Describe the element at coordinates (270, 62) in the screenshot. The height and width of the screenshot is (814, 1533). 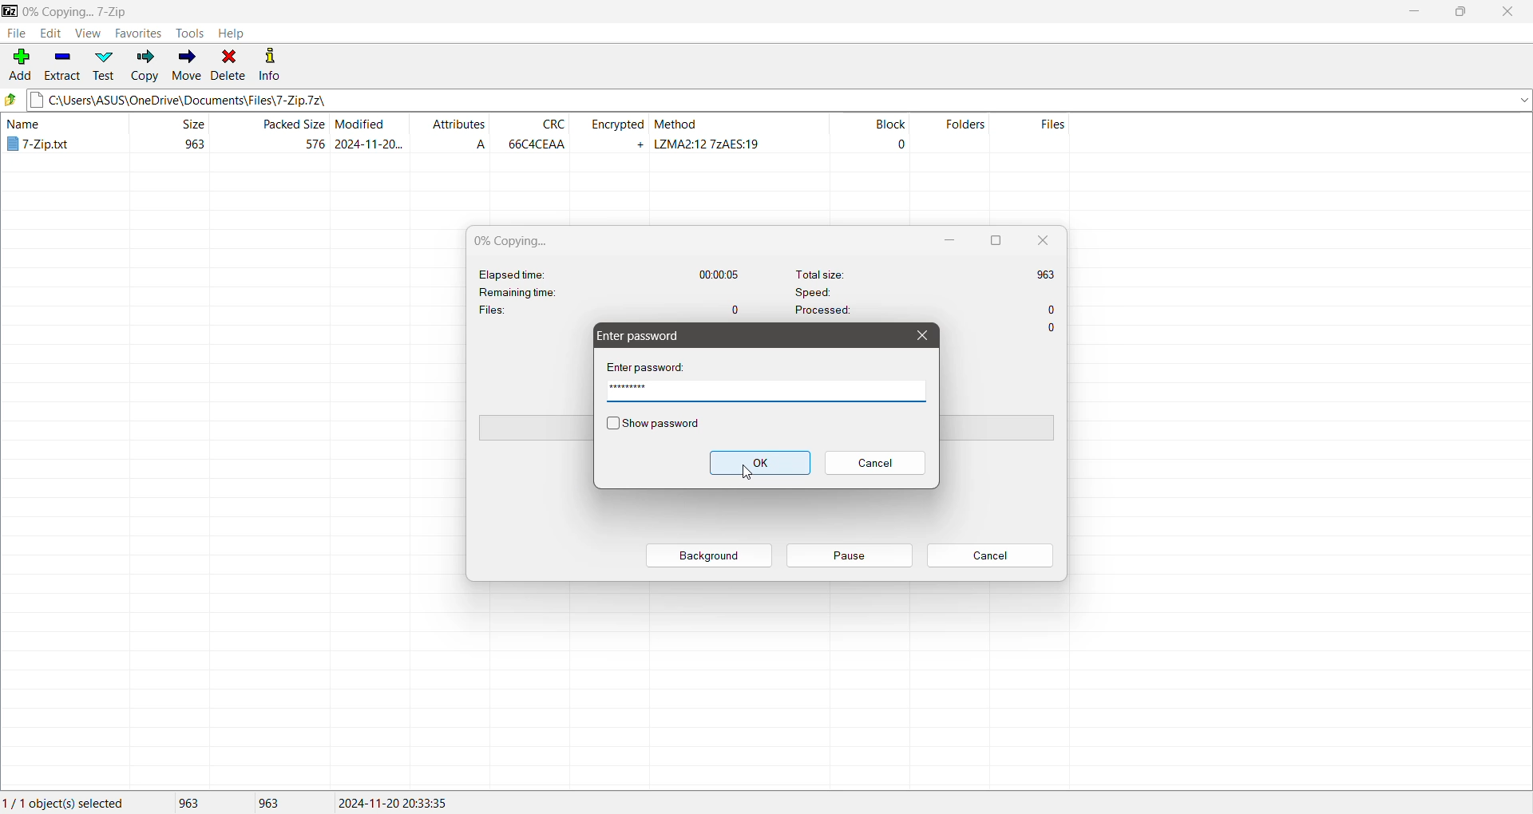
I see `Info` at that location.